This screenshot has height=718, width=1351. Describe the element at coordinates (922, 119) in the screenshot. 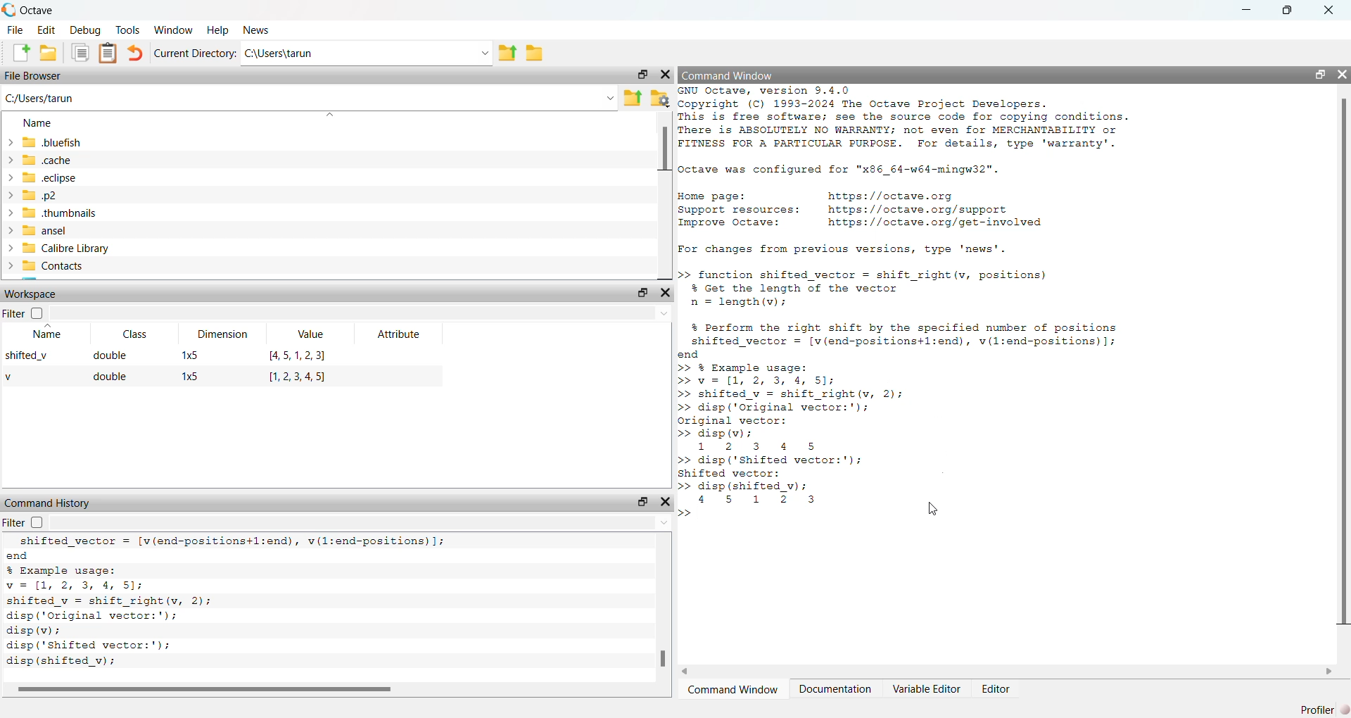

I see `octave version and copyright details` at that location.